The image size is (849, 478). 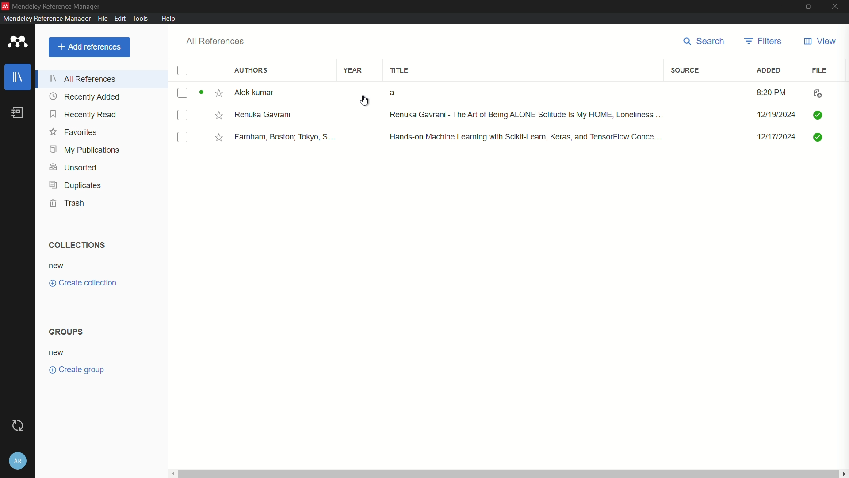 What do you see at coordinates (704, 41) in the screenshot?
I see `search` at bounding box center [704, 41].